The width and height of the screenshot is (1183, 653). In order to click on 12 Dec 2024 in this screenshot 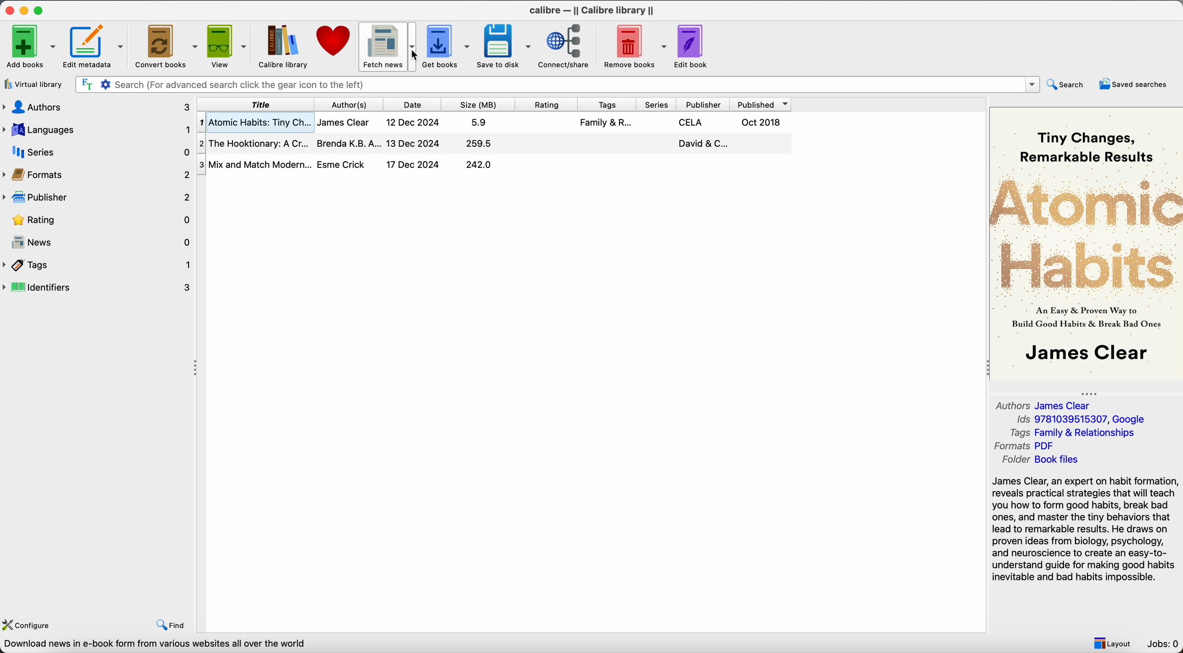, I will do `click(414, 123)`.